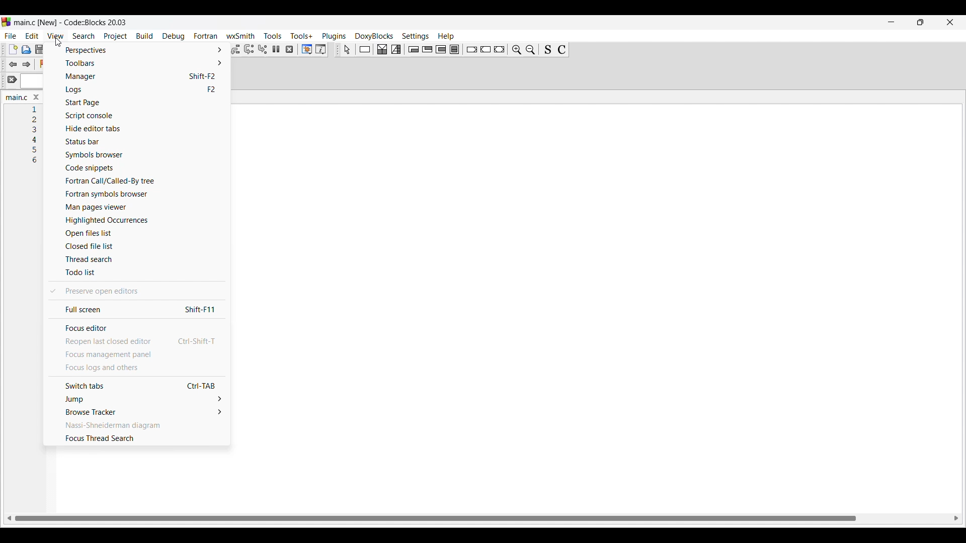 This screenshot has width=966, height=543. Describe the element at coordinates (84, 36) in the screenshot. I see `Search menu` at that location.